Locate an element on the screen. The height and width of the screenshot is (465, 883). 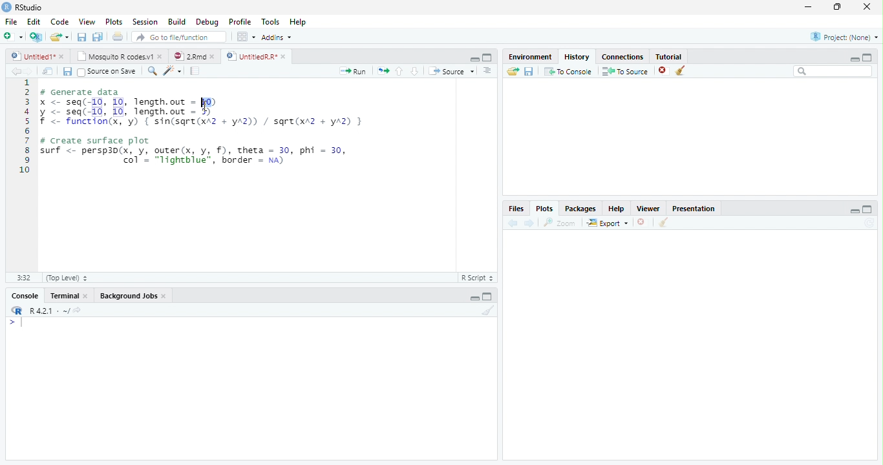
Terminal is located at coordinates (64, 296).